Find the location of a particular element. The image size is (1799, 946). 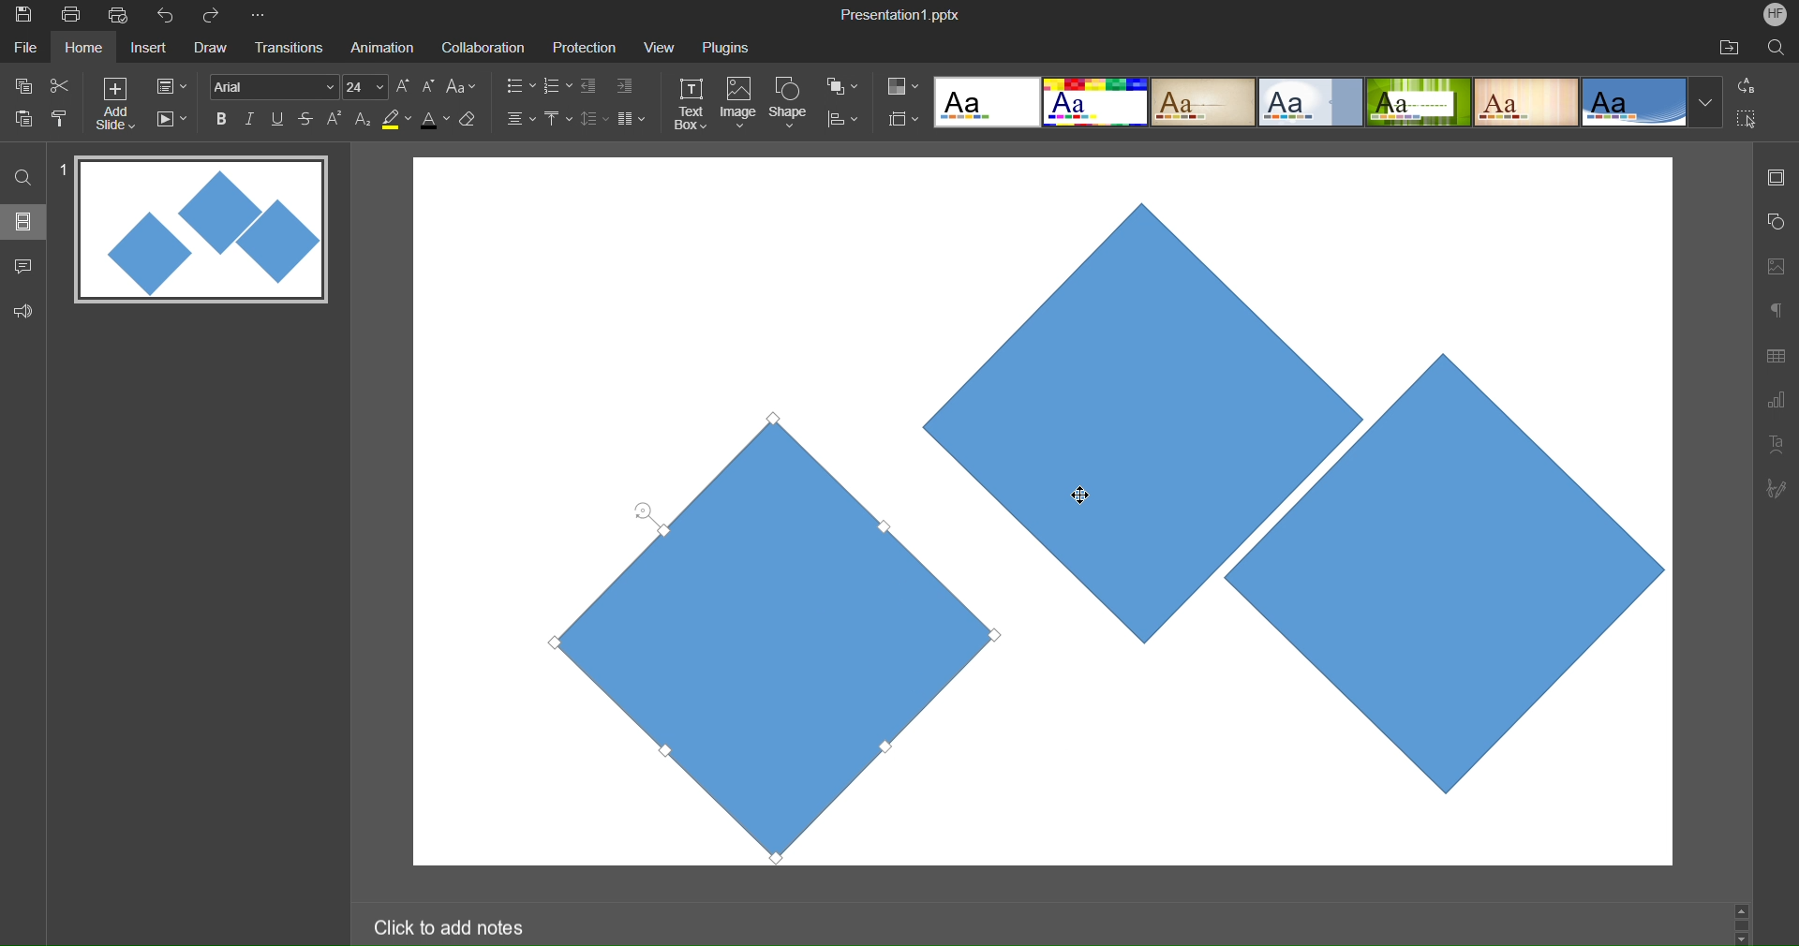

View slides is located at coordinates (22, 220).